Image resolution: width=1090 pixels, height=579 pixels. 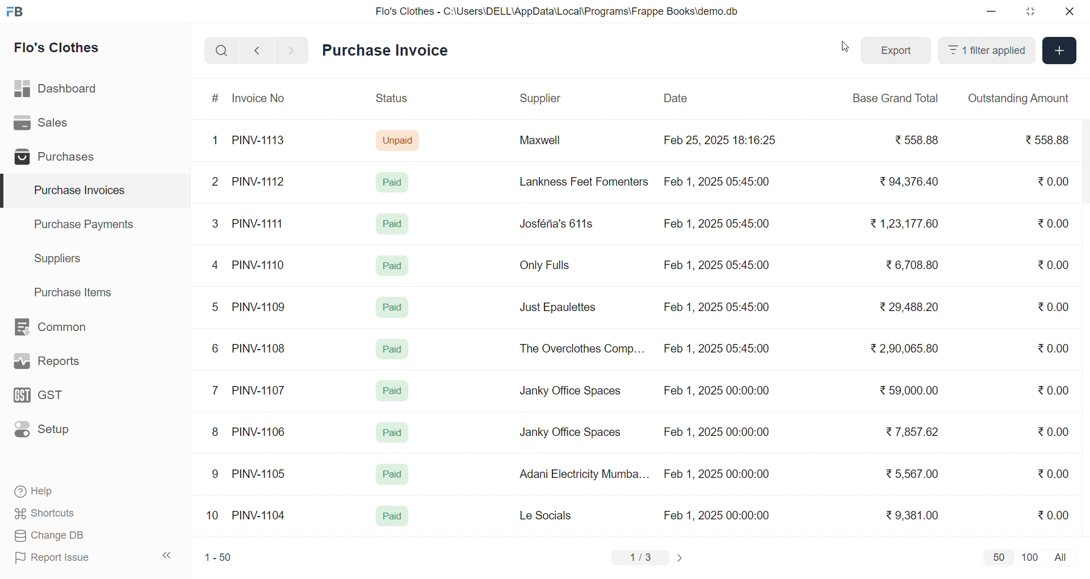 I want to click on logo, so click(x=18, y=12).